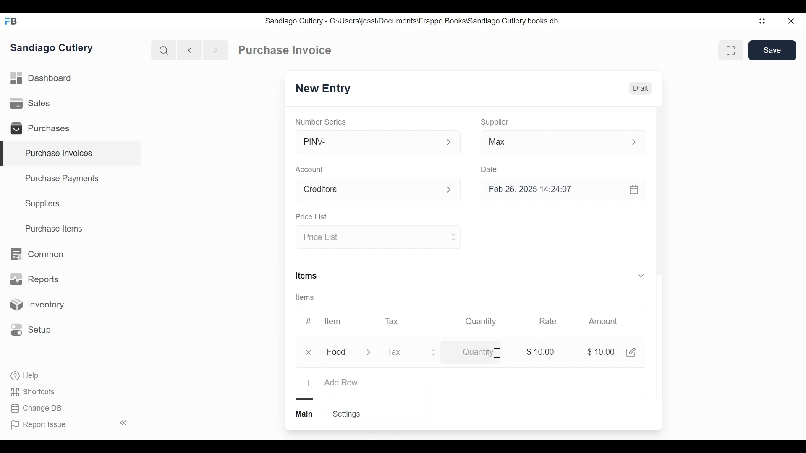 Image resolution: width=806 pixels, height=453 pixels. What do you see at coordinates (495, 122) in the screenshot?
I see `Supplier` at bounding box center [495, 122].